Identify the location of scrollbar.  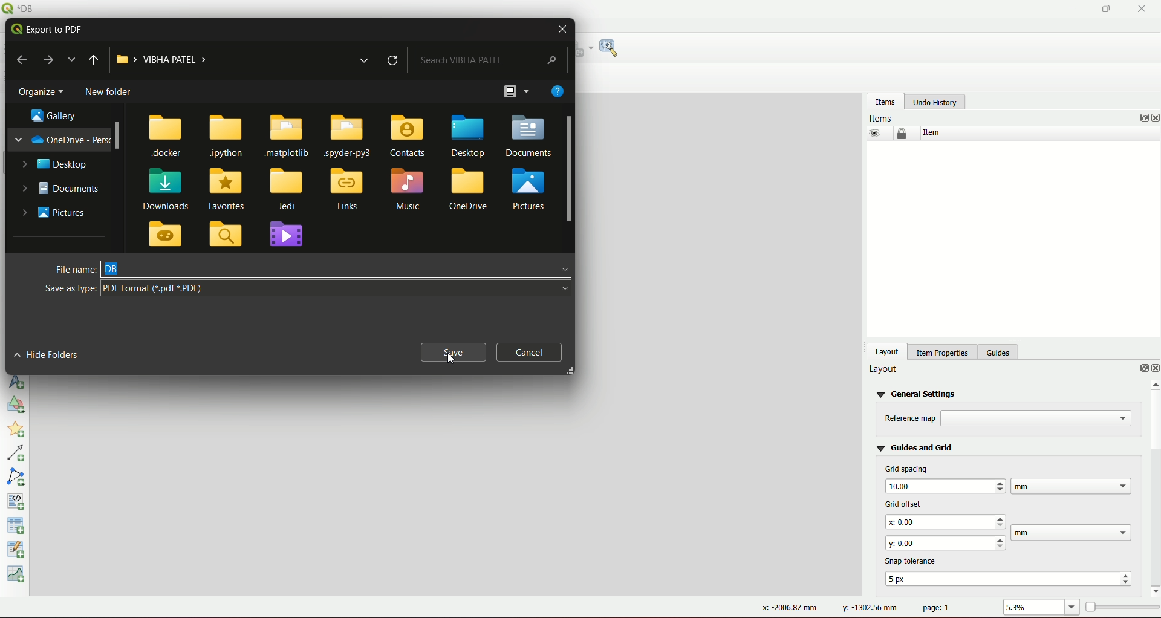
(1153, 486).